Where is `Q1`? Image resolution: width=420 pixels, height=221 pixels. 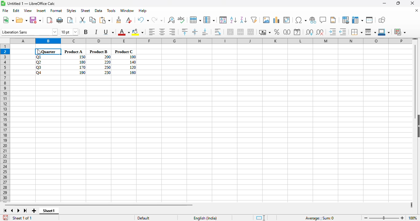
Q1 is located at coordinates (39, 57).